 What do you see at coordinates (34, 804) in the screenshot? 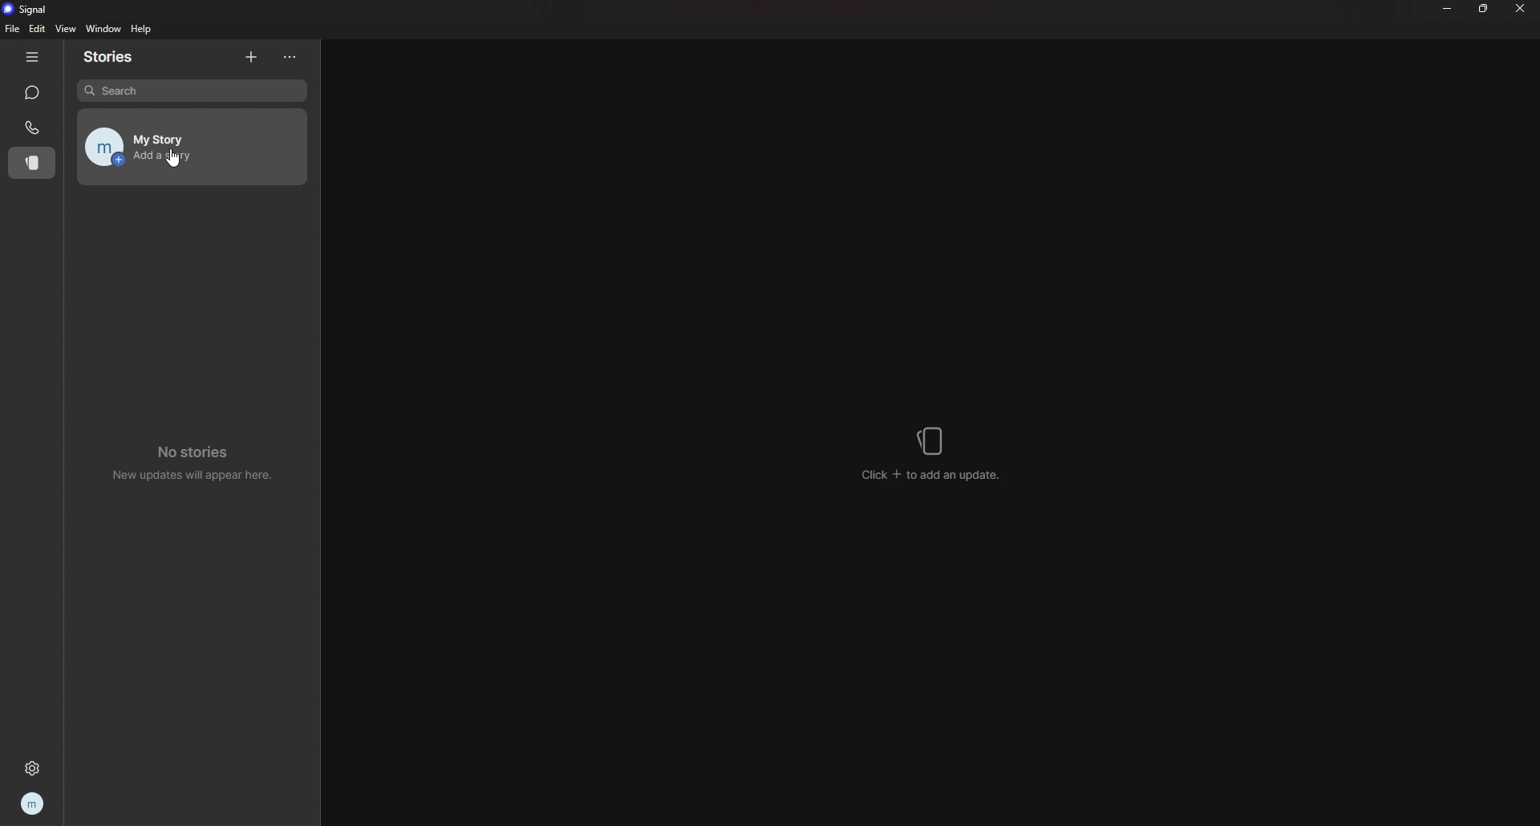
I see `profile` at bounding box center [34, 804].